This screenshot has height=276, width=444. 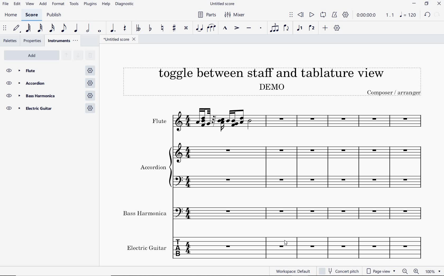 What do you see at coordinates (367, 16) in the screenshot?
I see `playback time` at bounding box center [367, 16].